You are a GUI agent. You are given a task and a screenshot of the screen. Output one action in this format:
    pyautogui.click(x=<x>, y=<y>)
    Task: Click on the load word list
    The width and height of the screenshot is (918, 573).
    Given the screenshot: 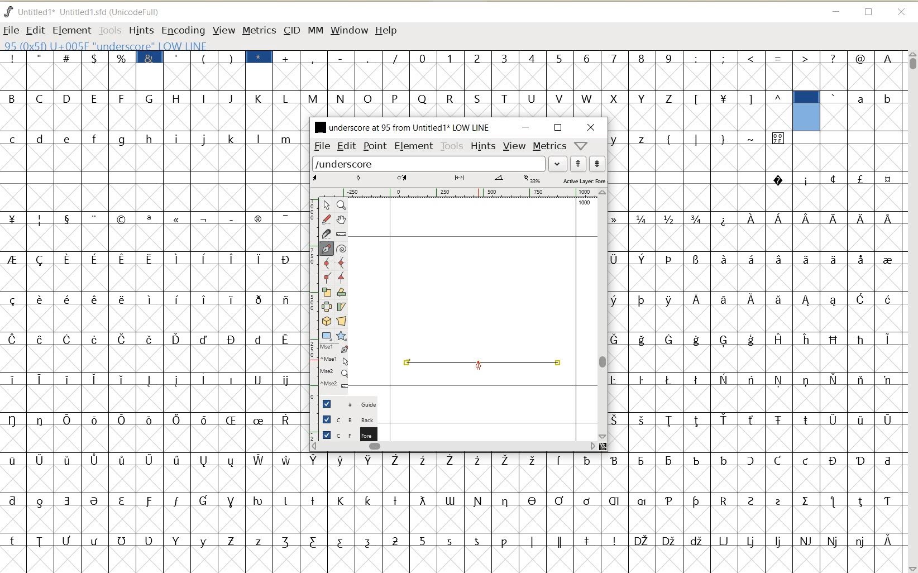 What is the action you would take?
    pyautogui.click(x=429, y=163)
    